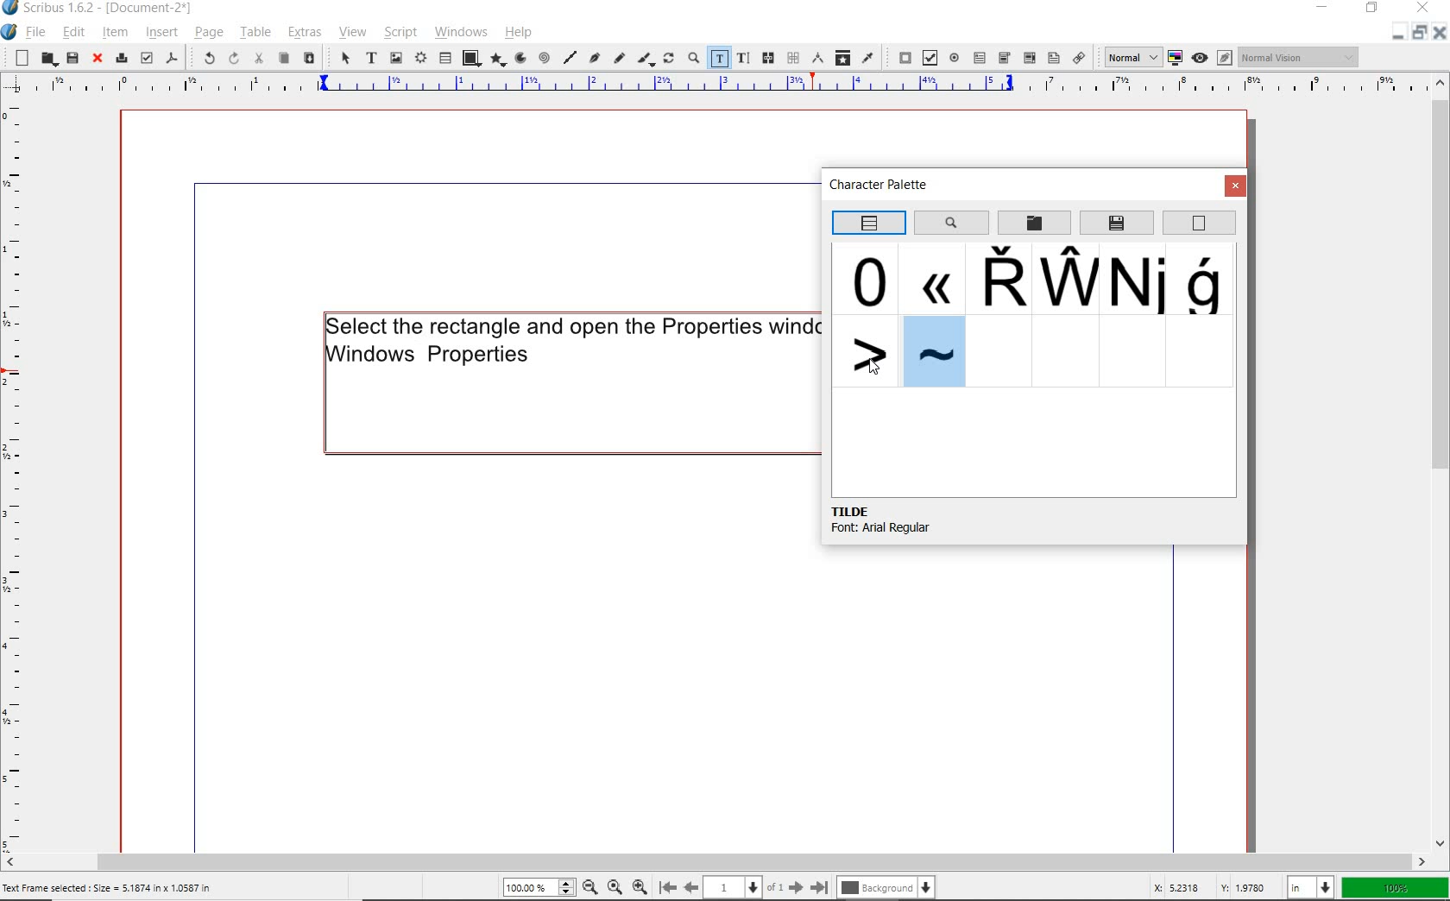 The image size is (1450, 901). I want to click on X 22675 Y: 18314, so click(1209, 885).